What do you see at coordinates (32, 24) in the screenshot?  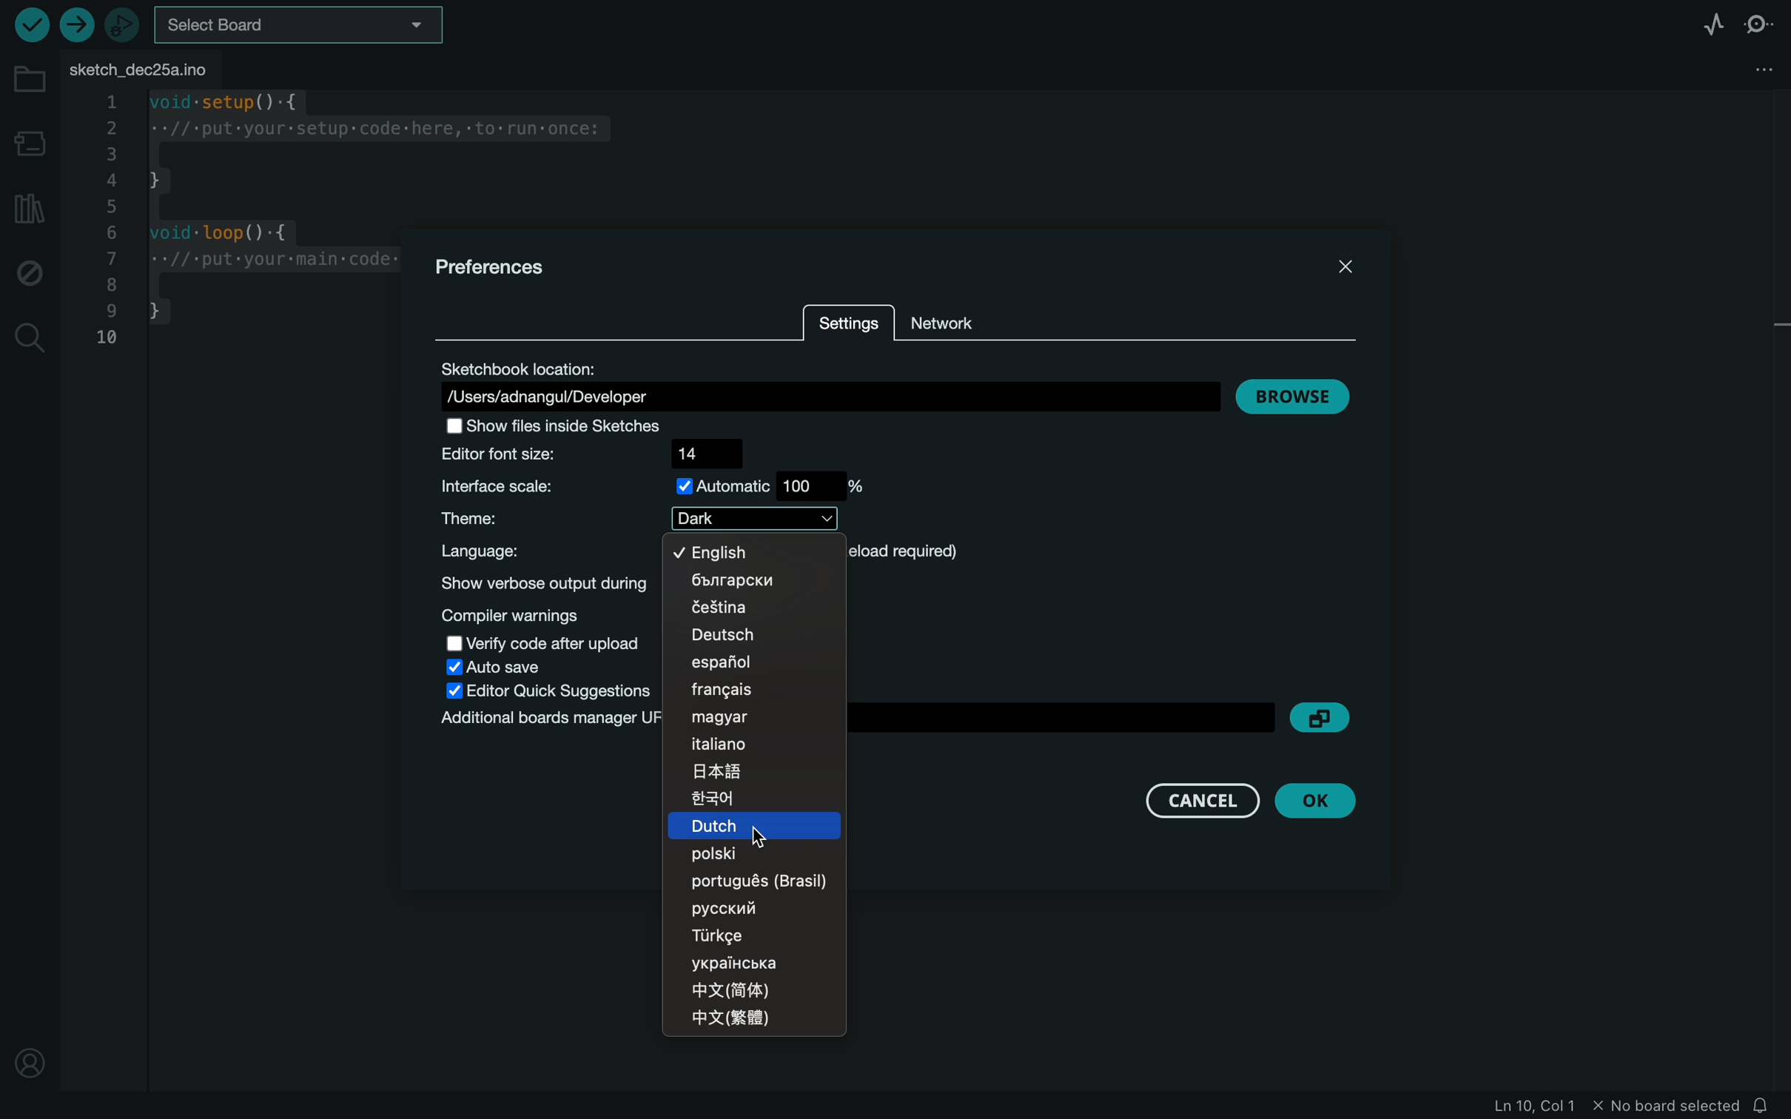 I see `verify` at bounding box center [32, 24].